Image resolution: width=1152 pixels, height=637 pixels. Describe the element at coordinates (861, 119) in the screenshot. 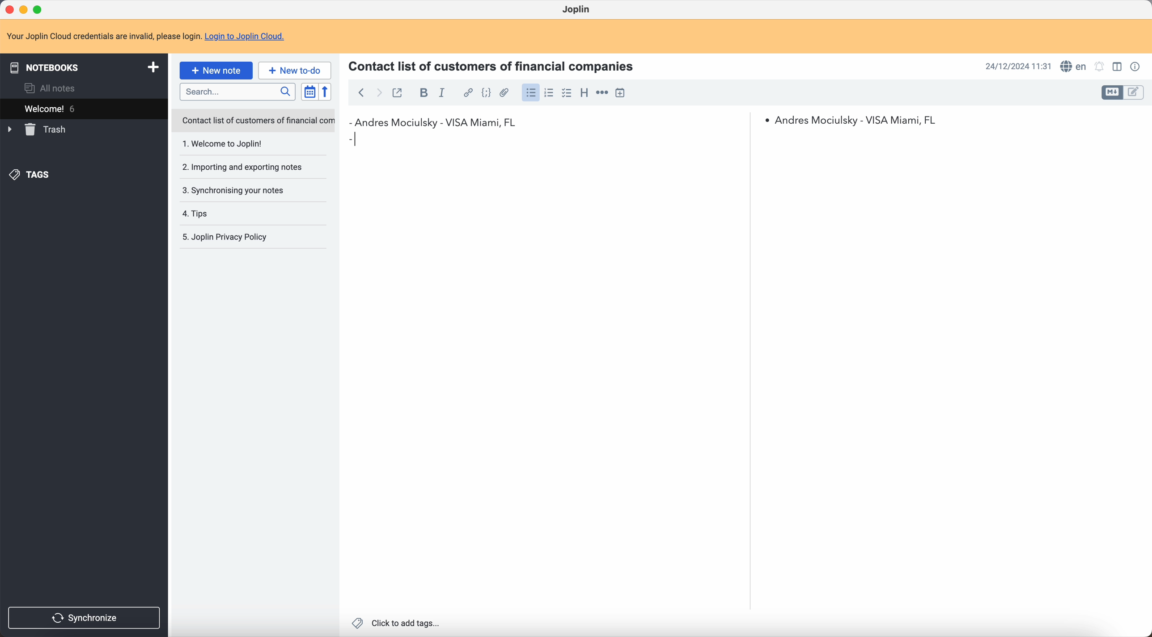

I see `Andres Mociulsky - VISA Miami, FL` at that location.